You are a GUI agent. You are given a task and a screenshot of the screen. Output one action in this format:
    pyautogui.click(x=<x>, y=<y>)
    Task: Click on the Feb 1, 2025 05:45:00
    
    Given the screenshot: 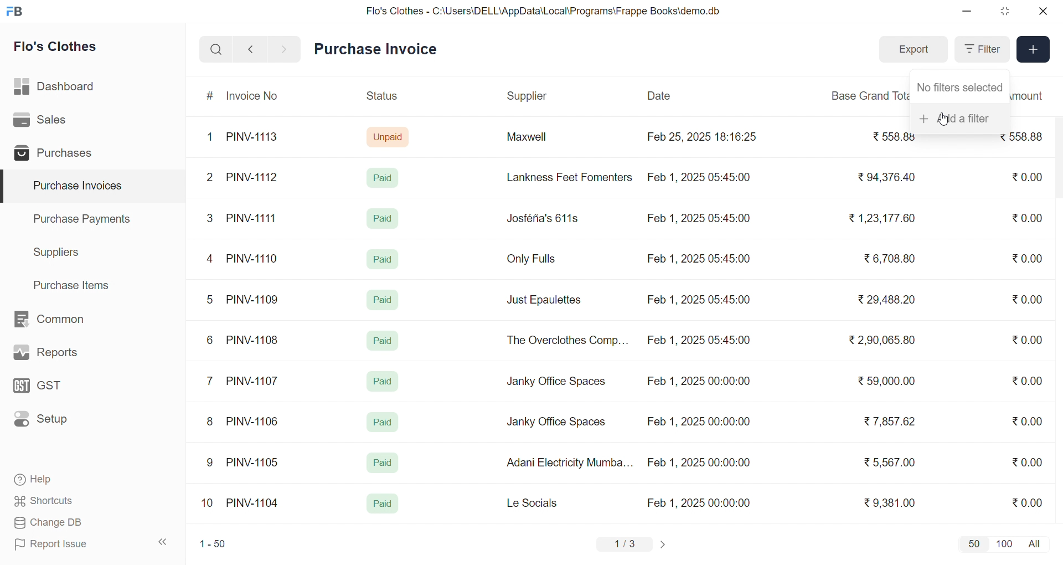 What is the action you would take?
    pyautogui.click(x=698, y=219)
    